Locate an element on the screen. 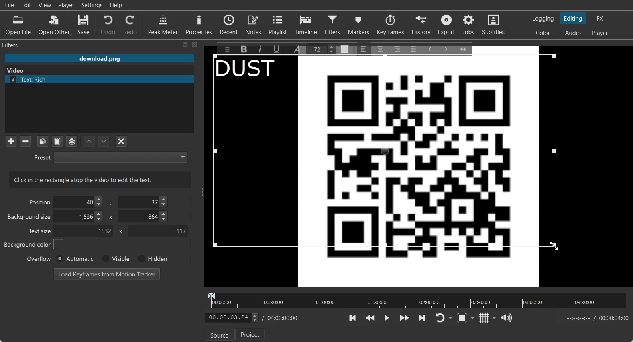 Image resolution: width=633 pixels, height=342 pixels. Drop down box is located at coordinates (451, 318).